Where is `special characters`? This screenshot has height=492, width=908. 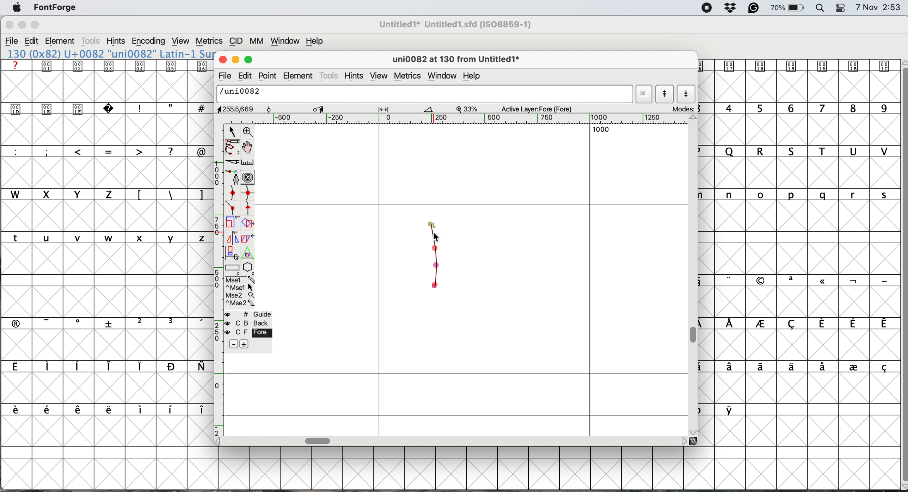 special characters is located at coordinates (722, 410).